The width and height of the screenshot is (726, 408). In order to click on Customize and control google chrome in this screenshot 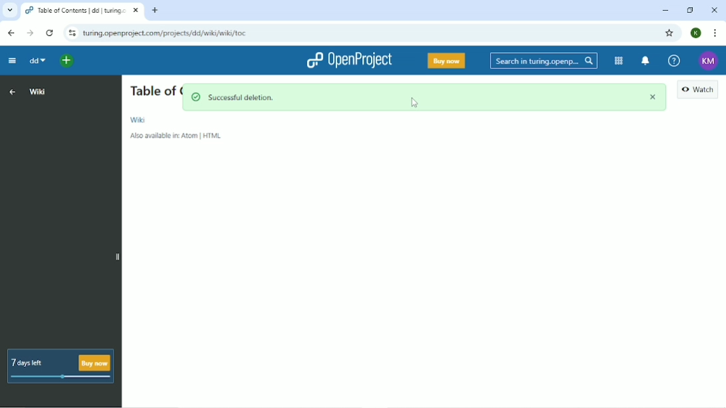, I will do `click(714, 33)`.